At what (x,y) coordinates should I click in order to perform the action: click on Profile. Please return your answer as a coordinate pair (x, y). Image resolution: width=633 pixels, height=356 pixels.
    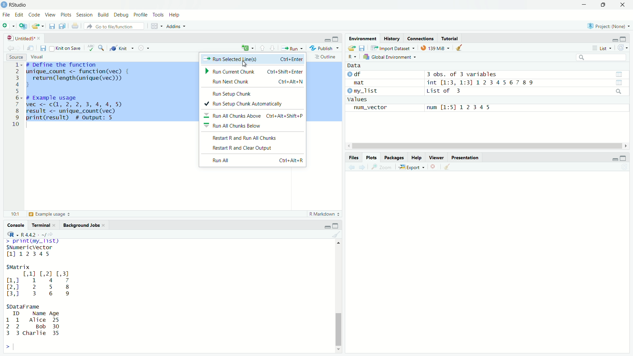
    Looking at the image, I should click on (141, 15).